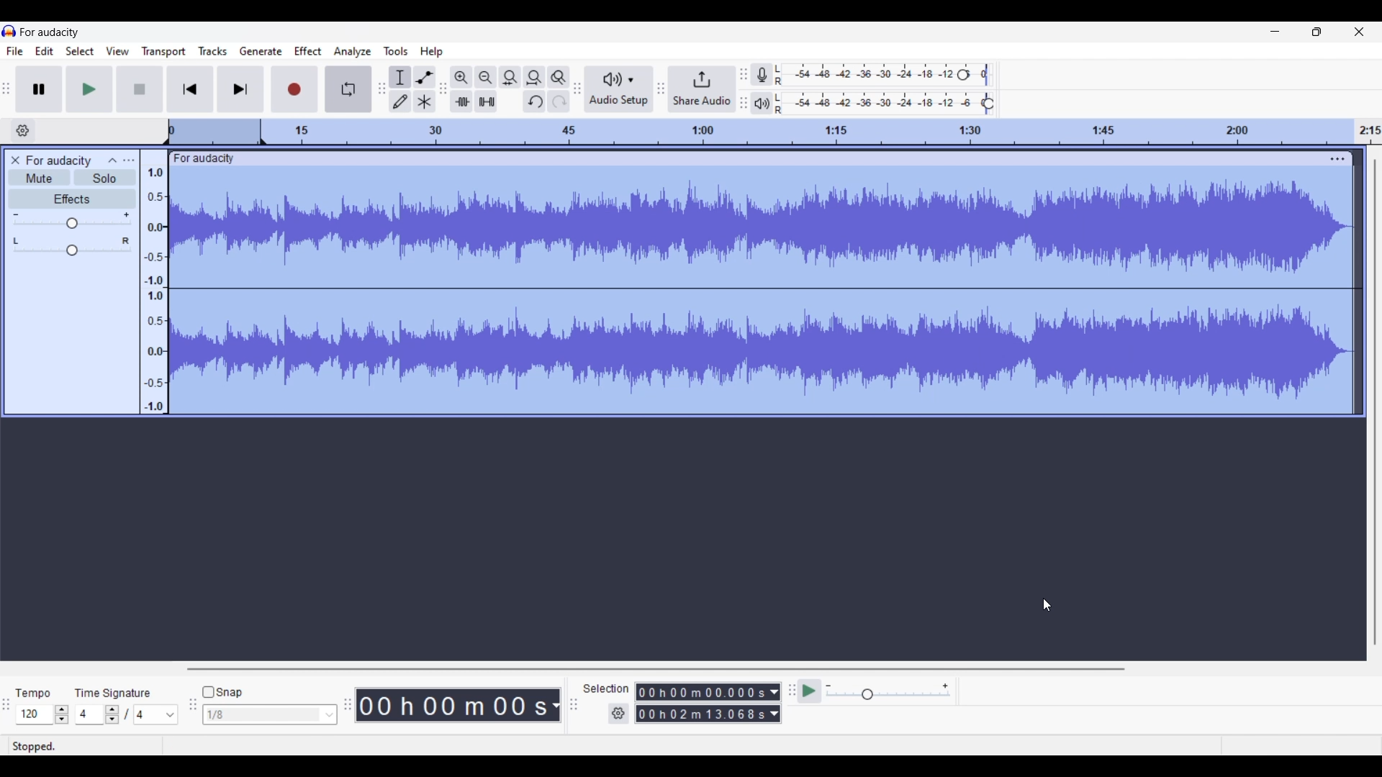  Describe the element at coordinates (424, 101) in the screenshot. I see `Multi-tool` at that location.